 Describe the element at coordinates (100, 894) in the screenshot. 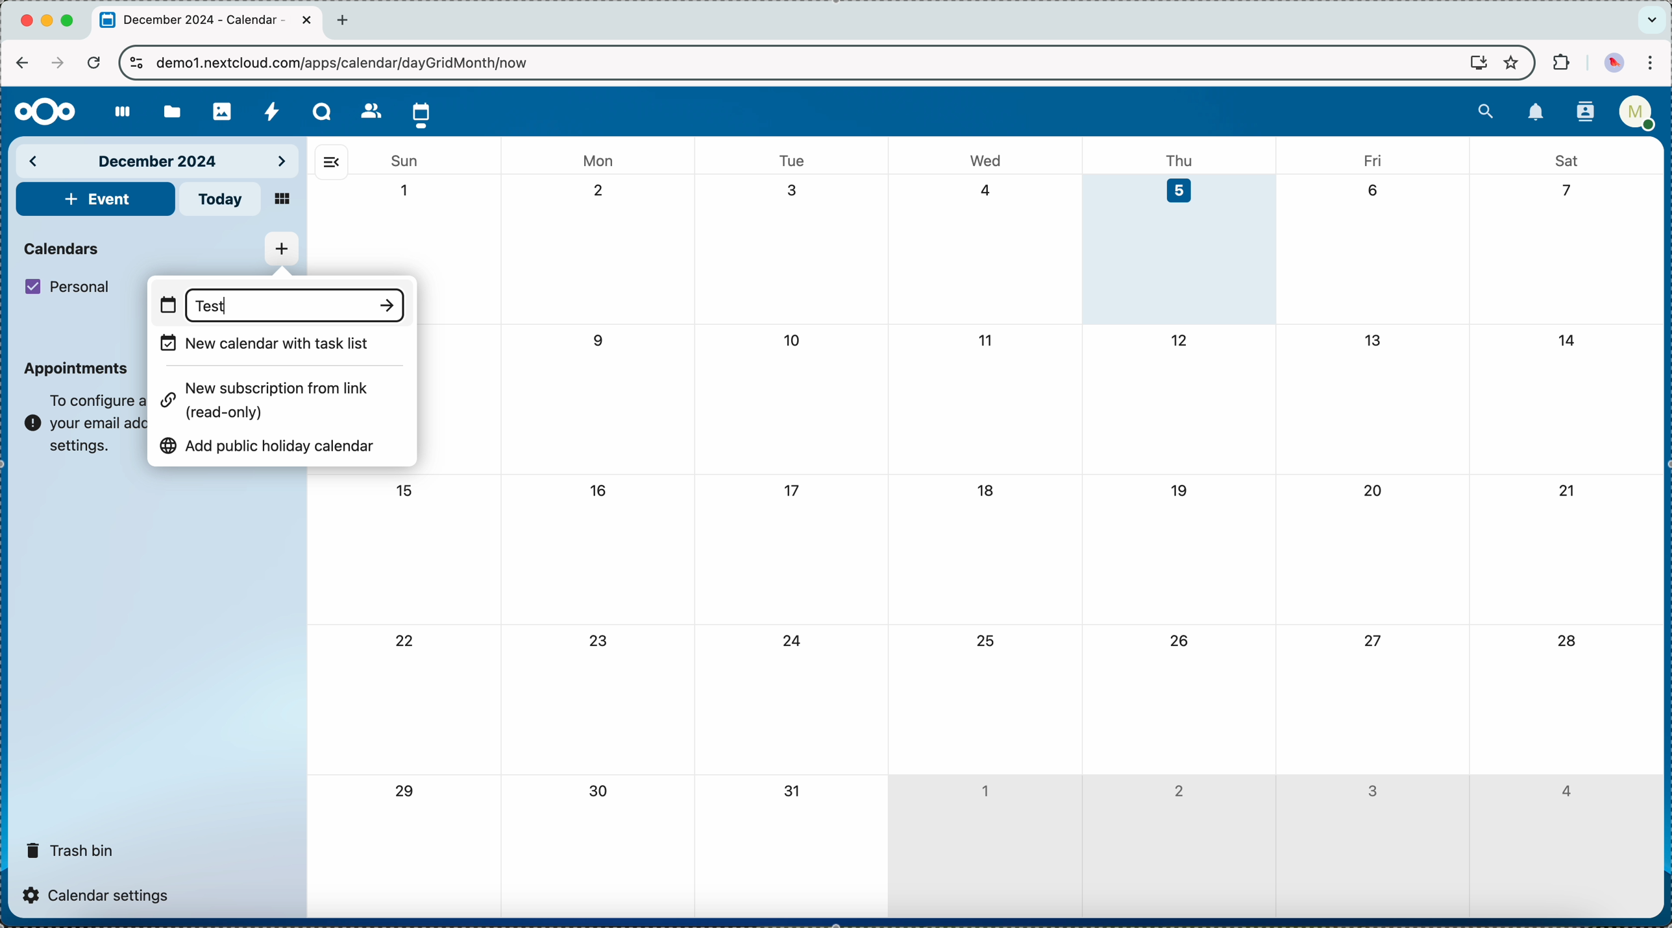

I see `calendar settings` at that location.